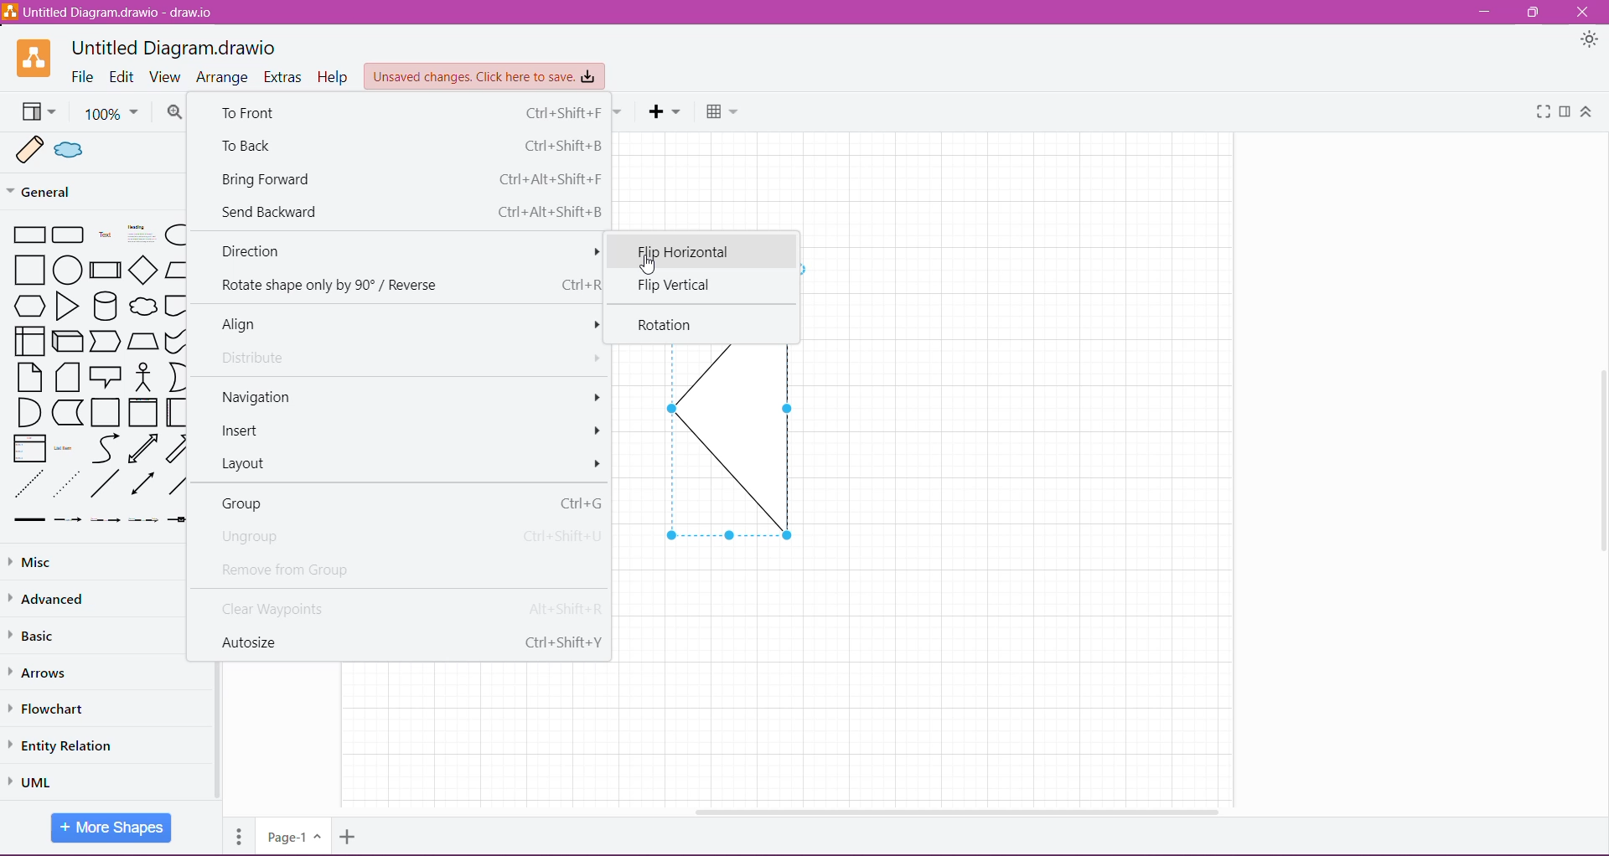 The image size is (1609, 856). What do you see at coordinates (48, 709) in the screenshot?
I see `Flowchart` at bounding box center [48, 709].